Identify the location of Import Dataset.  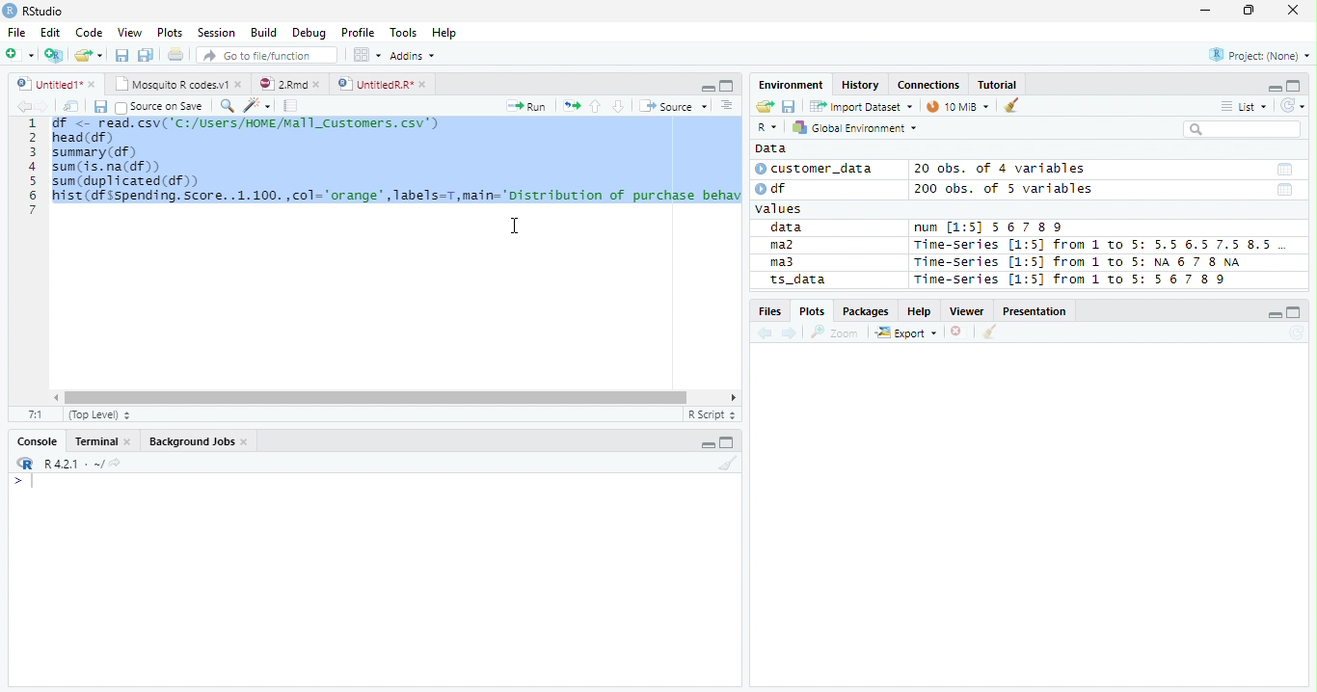
(859, 106).